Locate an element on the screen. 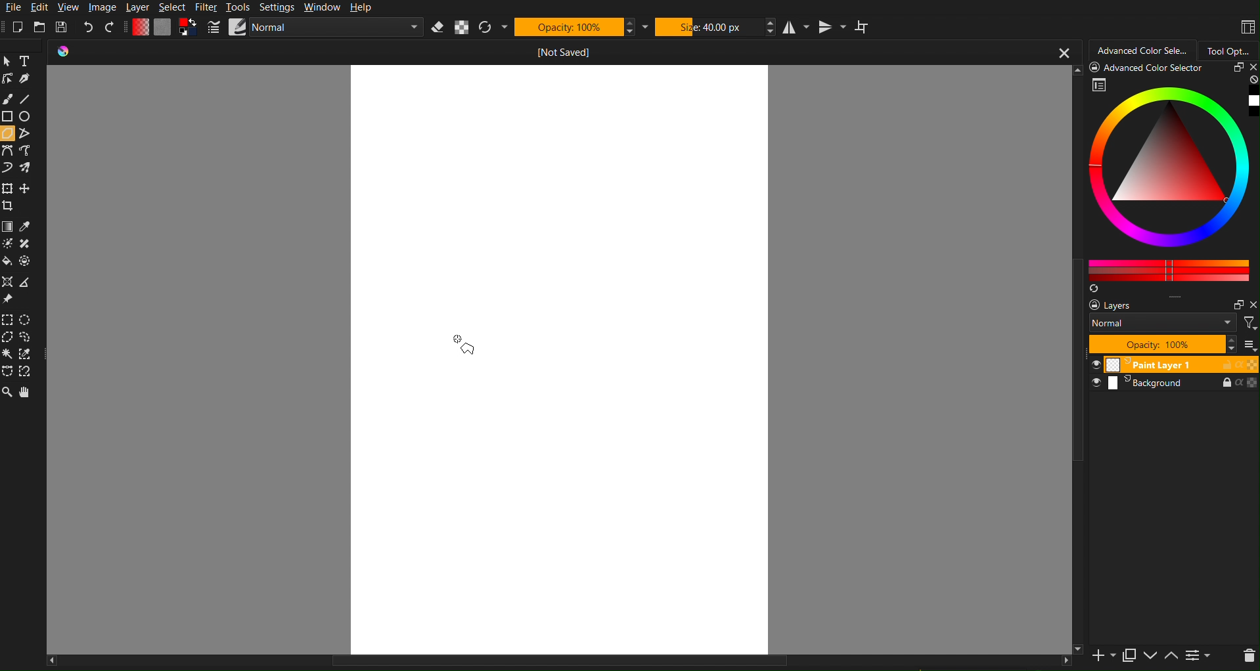 The width and height of the screenshot is (1260, 671). Line  is located at coordinates (30, 98).